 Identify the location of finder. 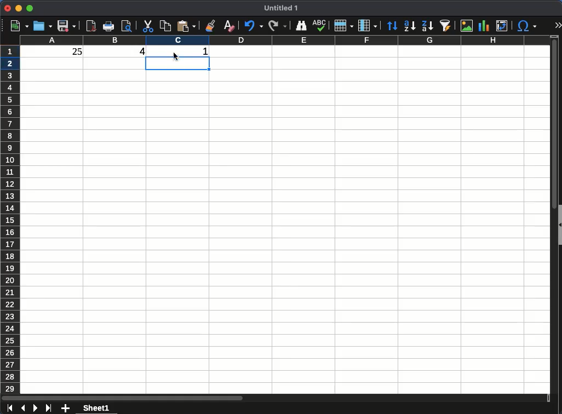
(301, 25).